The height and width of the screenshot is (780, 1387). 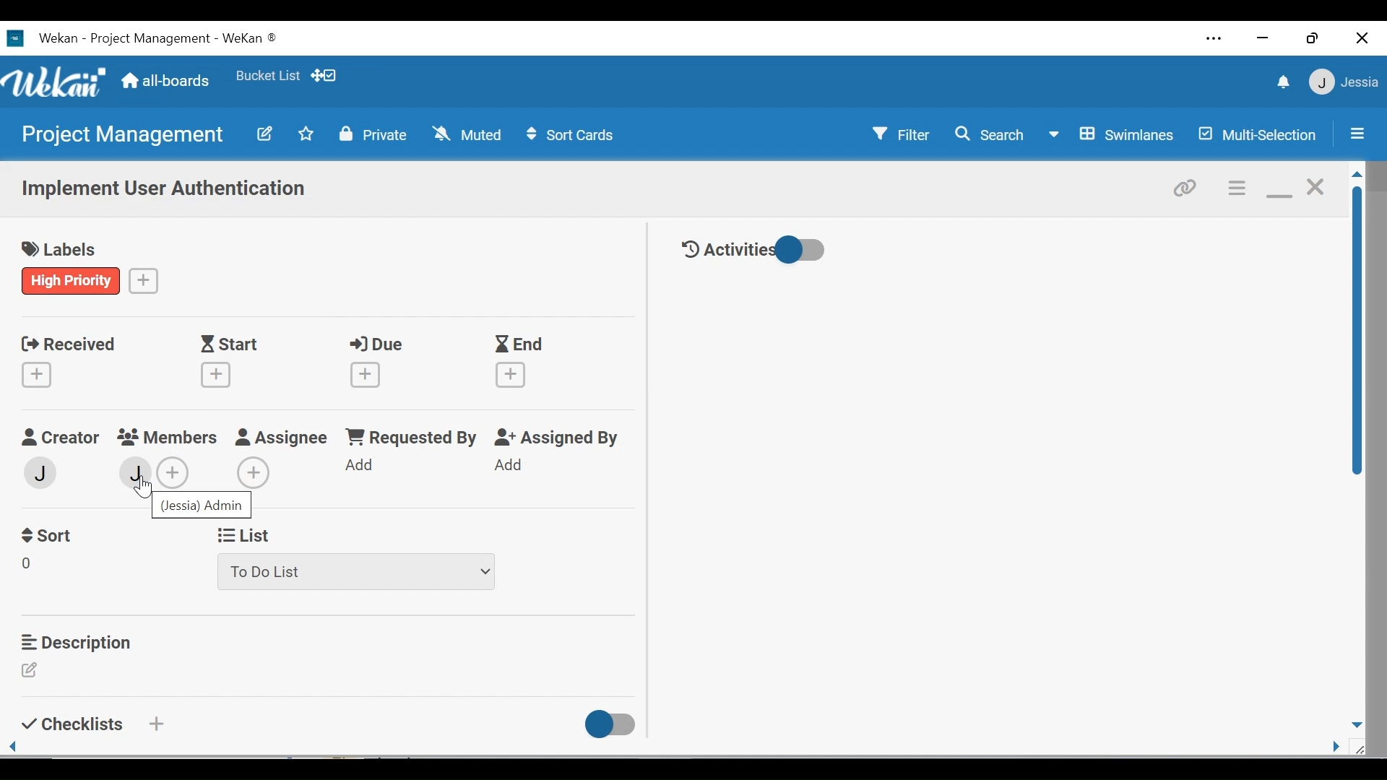 What do you see at coordinates (363, 467) in the screenshot?
I see `add` at bounding box center [363, 467].